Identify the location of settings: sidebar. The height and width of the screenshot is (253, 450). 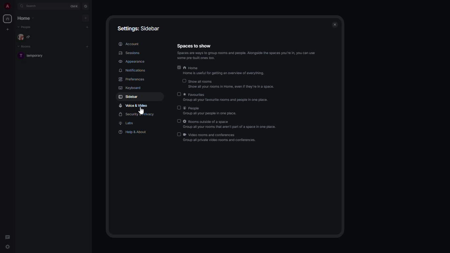
(139, 29).